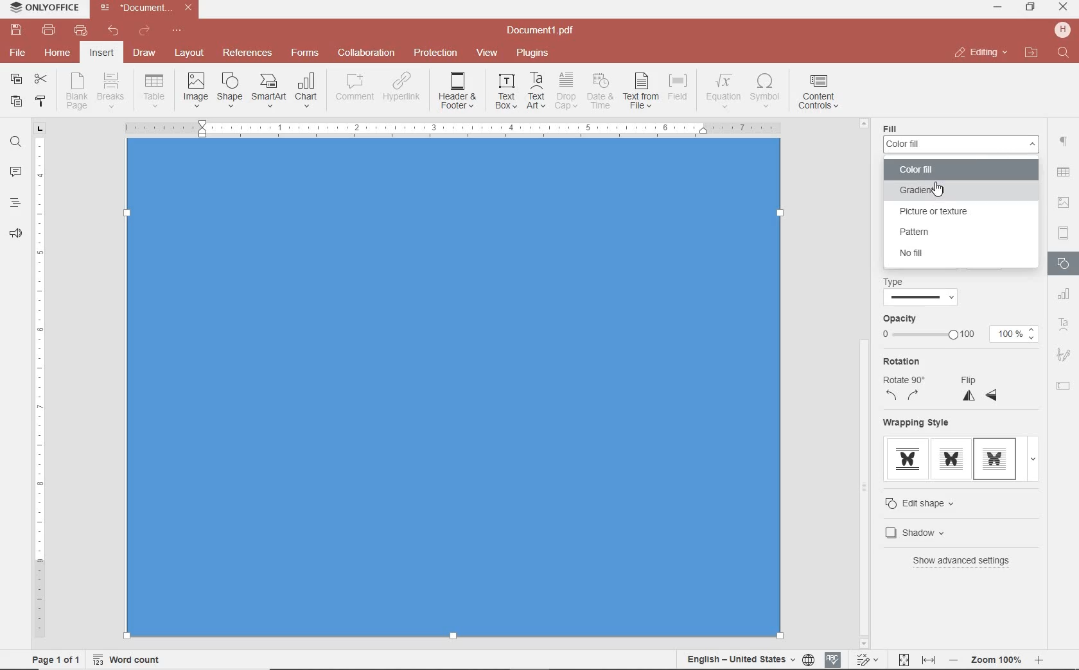 The image size is (1079, 670). I want to click on spell checking, so click(833, 660).